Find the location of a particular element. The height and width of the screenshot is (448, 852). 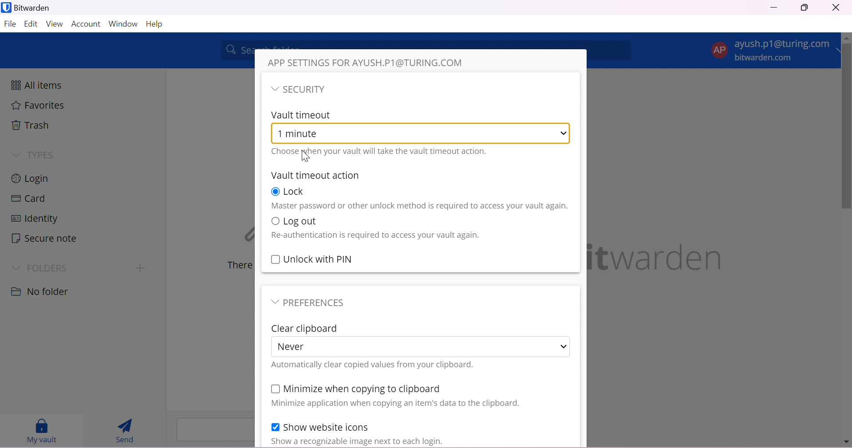

Card is located at coordinates (29, 198).